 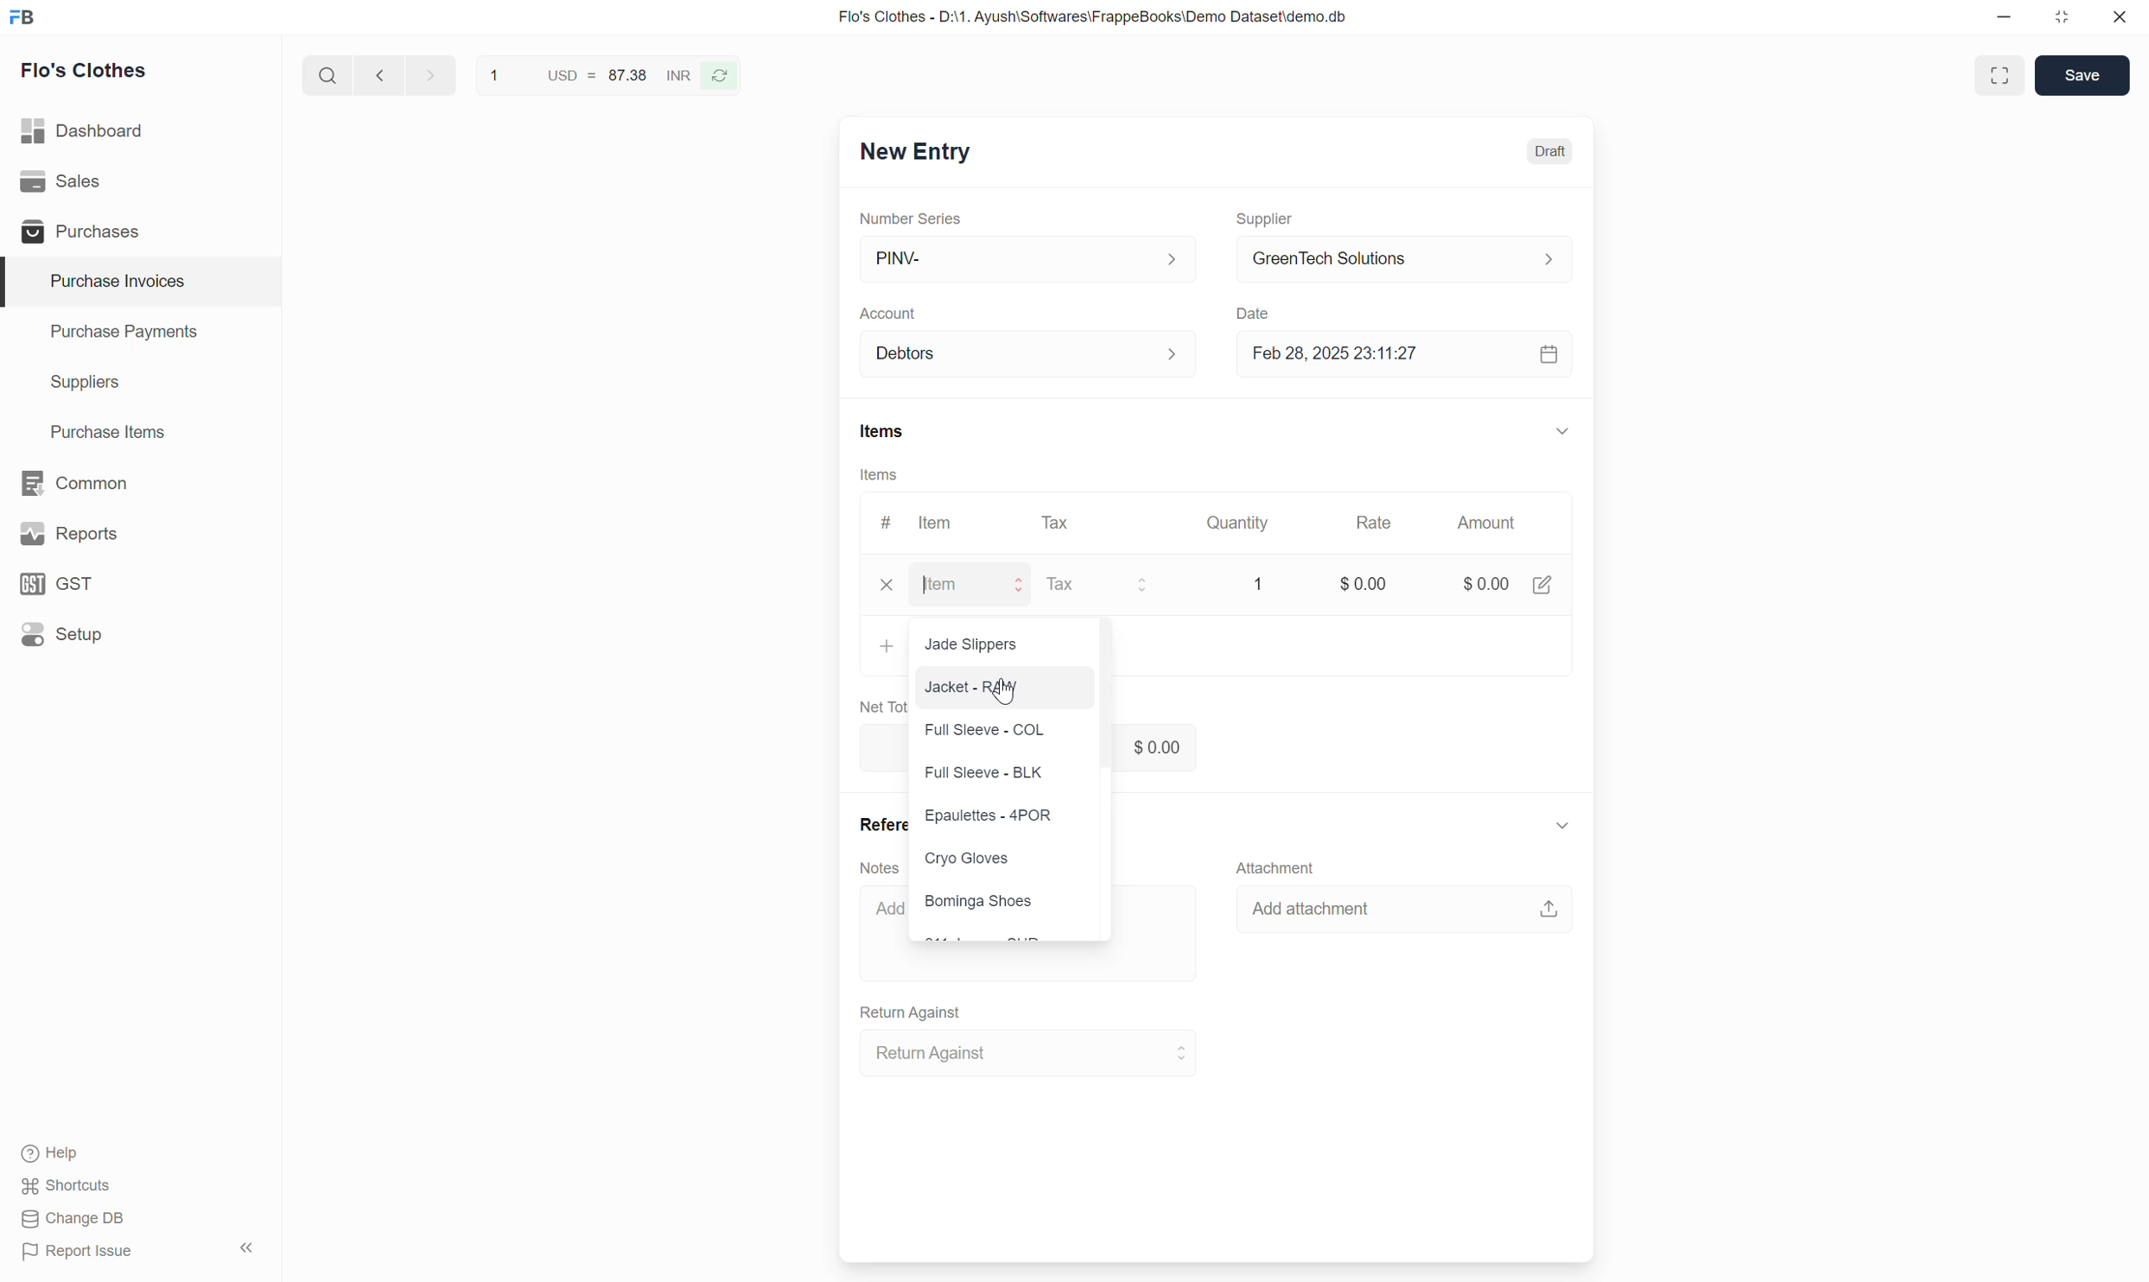 I want to click on Setup, so click(x=138, y=634).